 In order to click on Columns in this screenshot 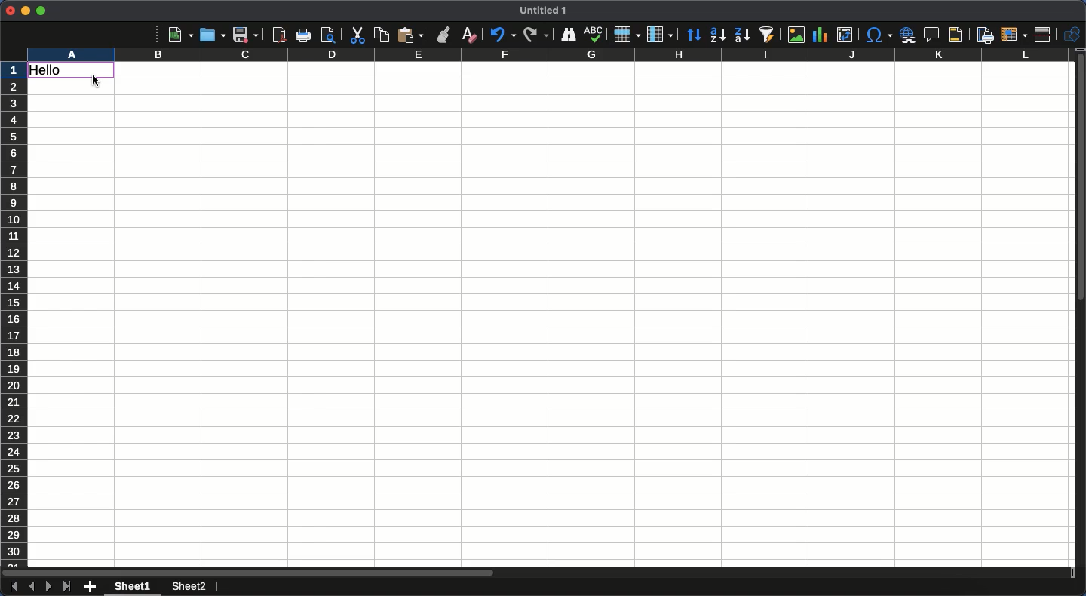, I will do `click(546, 55)`.